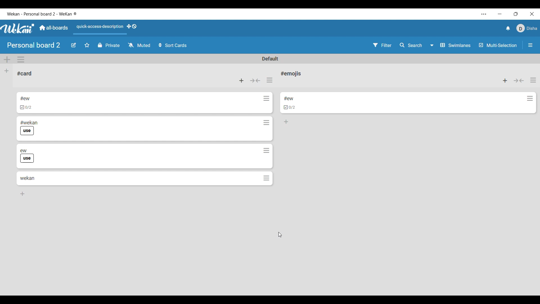 Image resolution: width=540 pixels, height=304 pixels. Describe the element at coordinates (7, 60) in the screenshot. I see `Add swimlane` at that location.